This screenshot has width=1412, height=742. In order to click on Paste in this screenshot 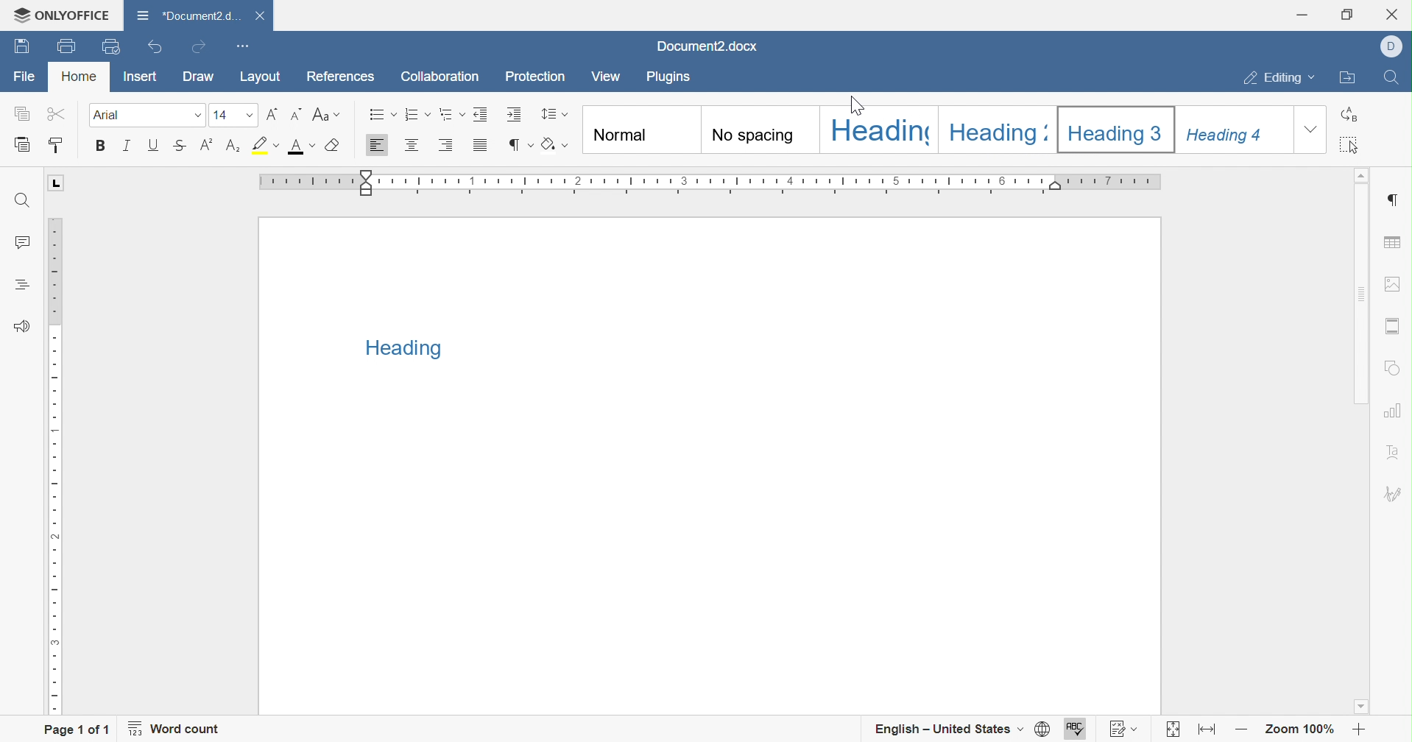, I will do `click(19, 145)`.